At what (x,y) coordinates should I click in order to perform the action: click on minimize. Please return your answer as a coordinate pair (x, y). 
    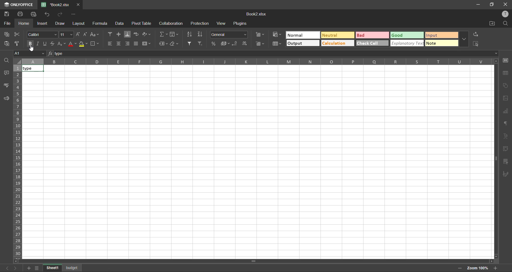
    Looking at the image, I should click on (477, 5).